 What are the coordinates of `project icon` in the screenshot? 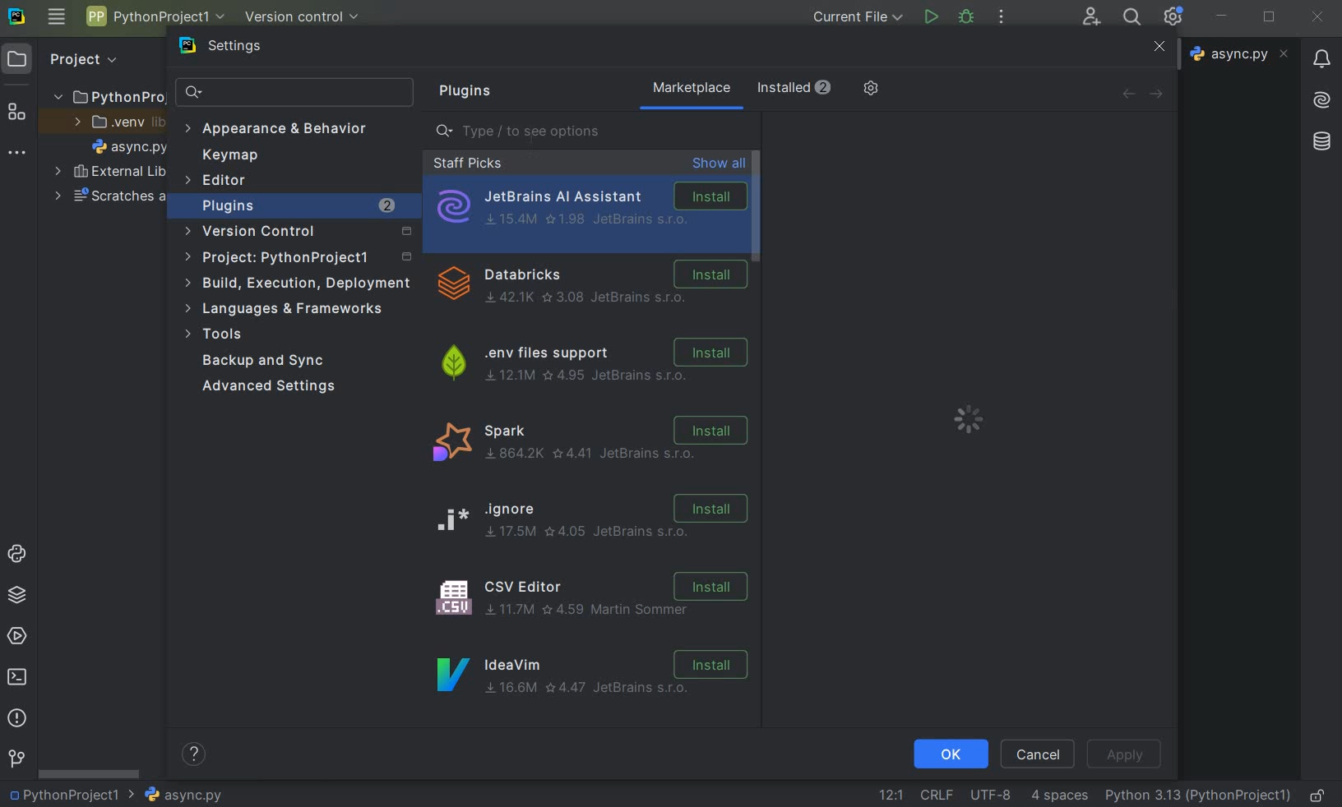 It's located at (20, 59).